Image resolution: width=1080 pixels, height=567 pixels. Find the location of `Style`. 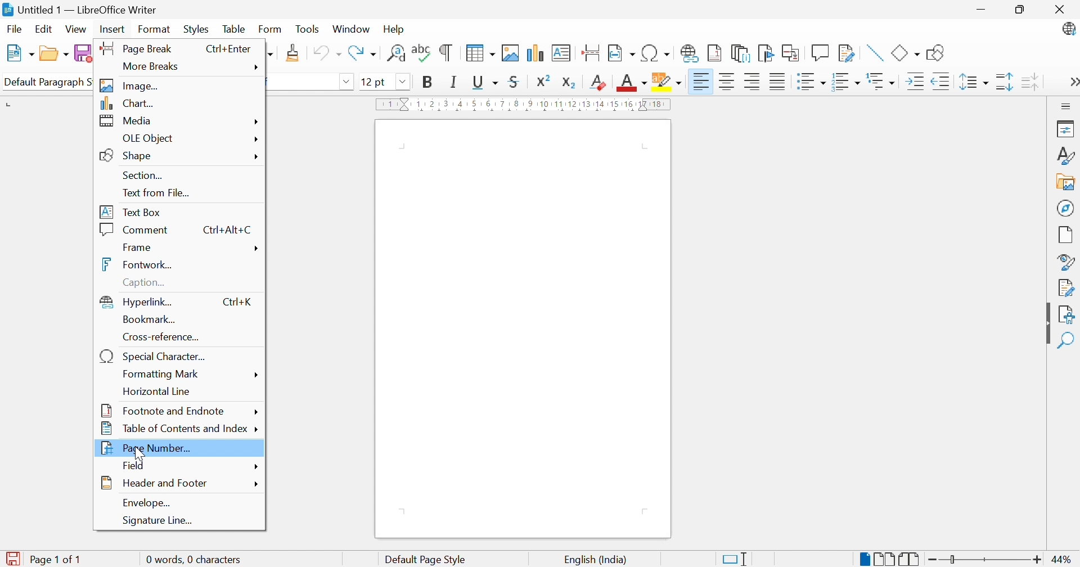

Style is located at coordinates (1065, 262).